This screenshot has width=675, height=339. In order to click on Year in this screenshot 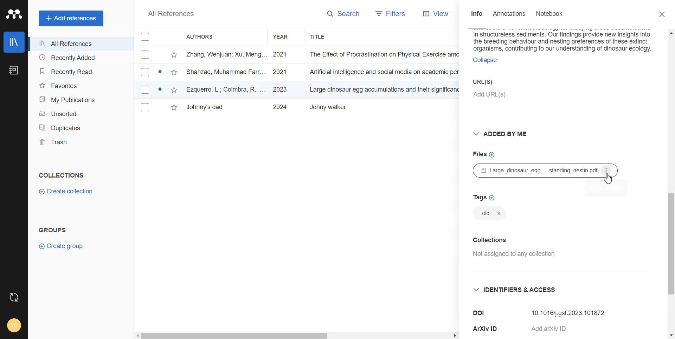, I will do `click(285, 36)`.